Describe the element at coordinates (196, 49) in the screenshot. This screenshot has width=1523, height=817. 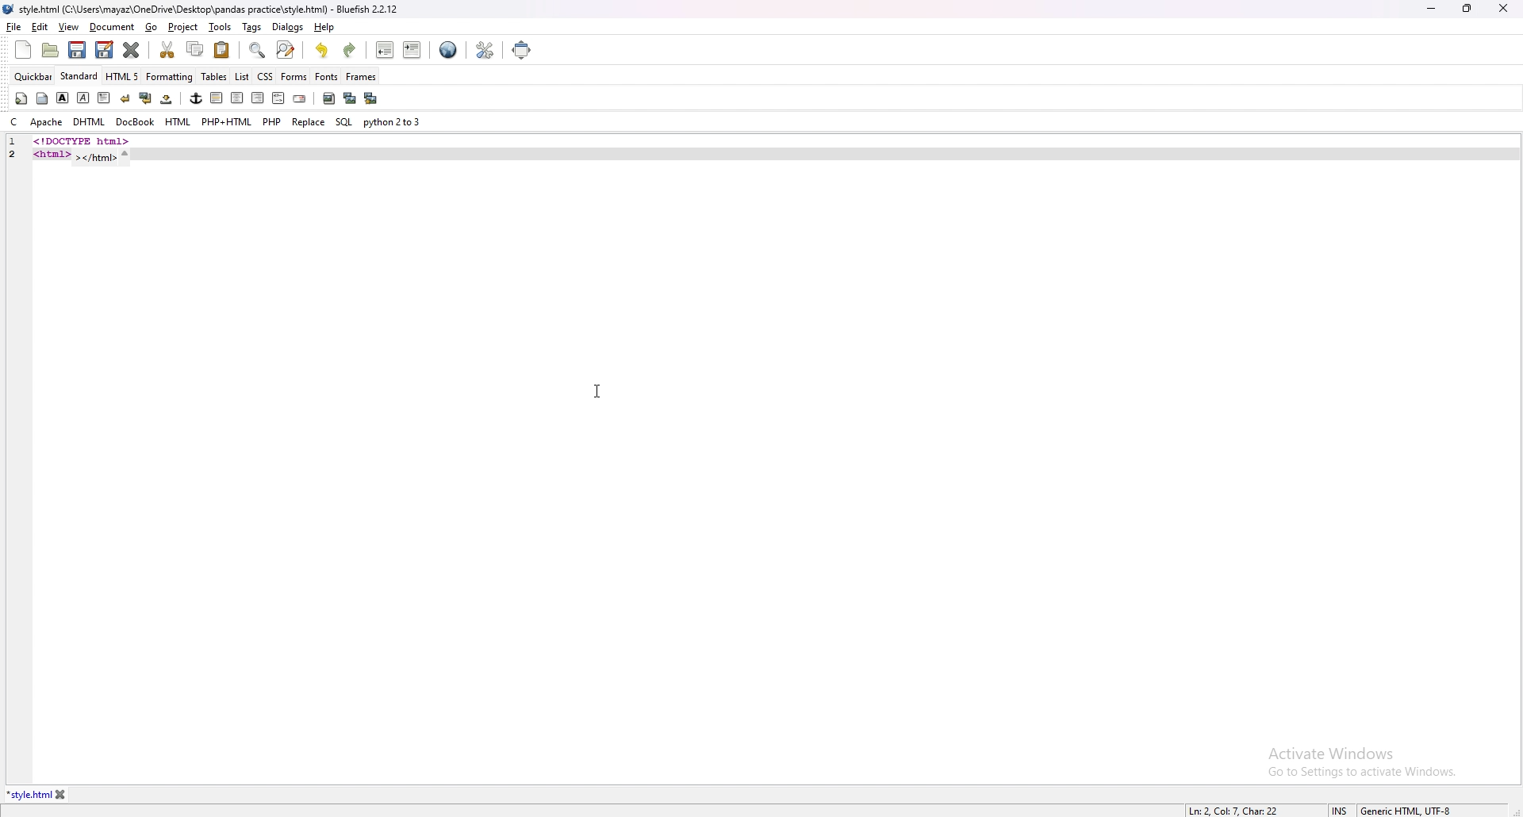
I see `copy` at that location.